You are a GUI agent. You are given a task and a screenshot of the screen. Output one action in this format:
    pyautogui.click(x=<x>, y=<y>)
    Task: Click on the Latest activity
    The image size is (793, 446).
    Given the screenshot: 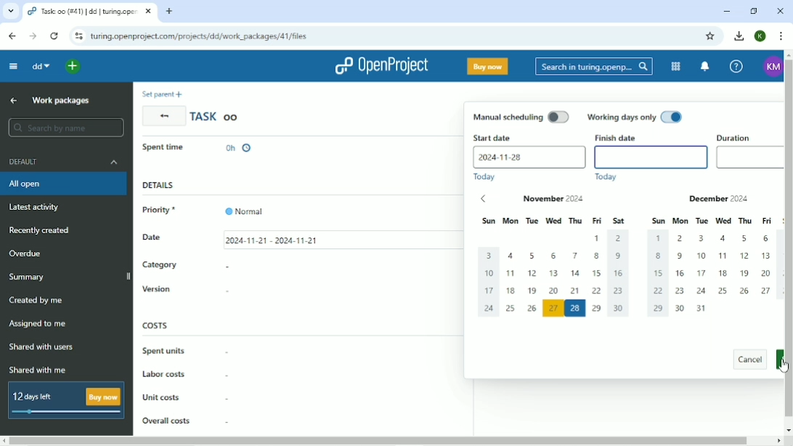 What is the action you would take?
    pyautogui.click(x=37, y=206)
    